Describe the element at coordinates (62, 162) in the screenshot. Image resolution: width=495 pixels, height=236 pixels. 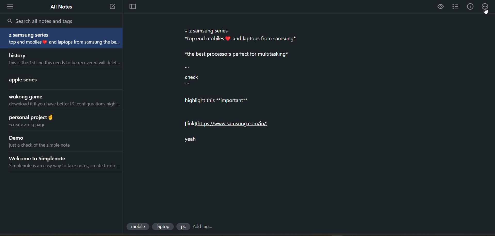
I see `note title and preview` at that location.